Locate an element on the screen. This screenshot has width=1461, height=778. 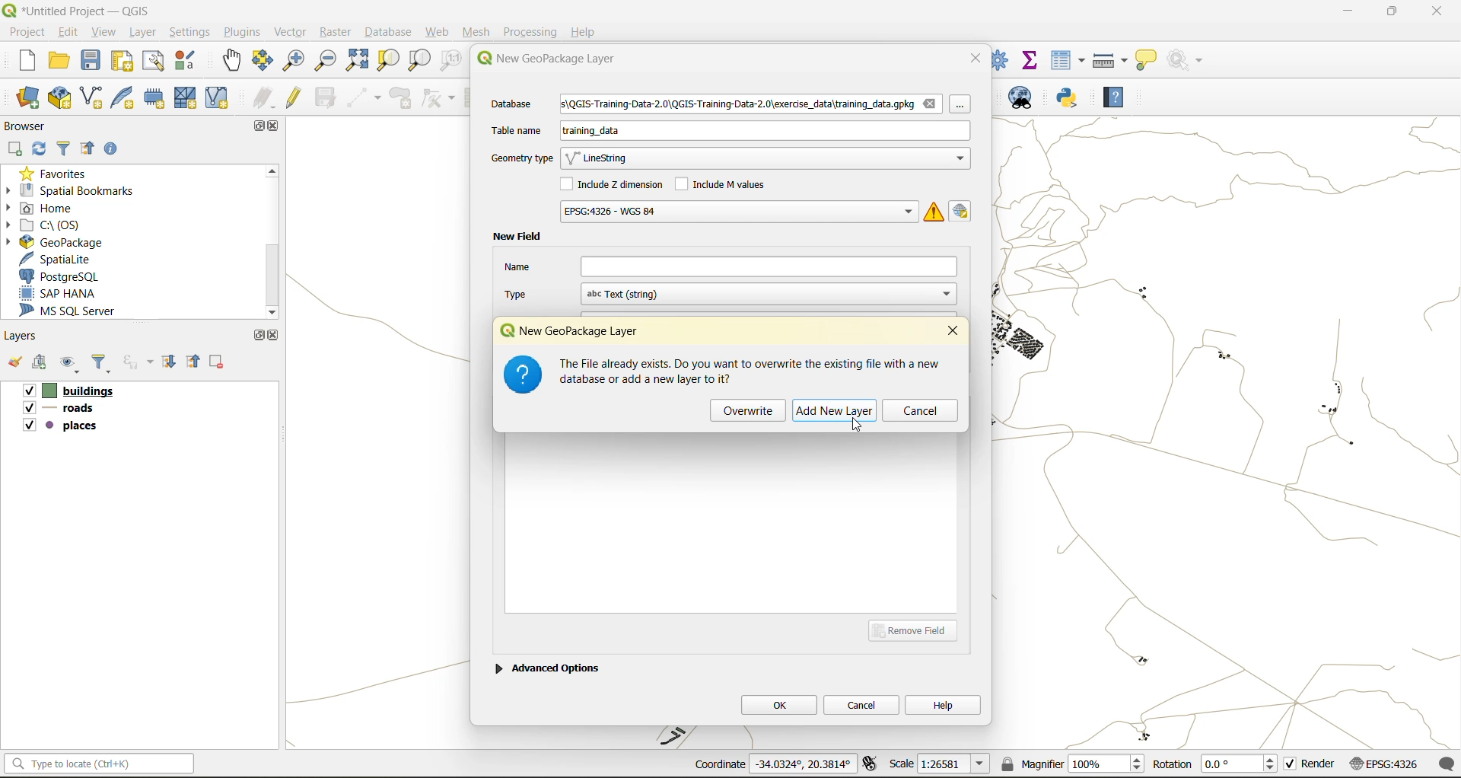
plugins is located at coordinates (241, 32).